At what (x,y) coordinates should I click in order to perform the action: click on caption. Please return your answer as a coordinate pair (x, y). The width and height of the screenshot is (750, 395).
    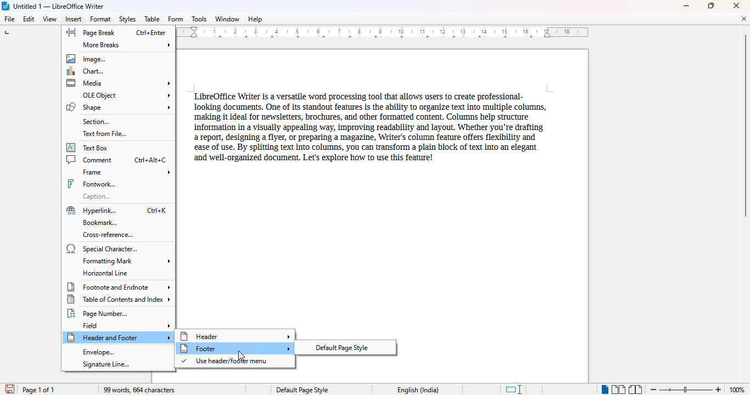
    Looking at the image, I should click on (99, 196).